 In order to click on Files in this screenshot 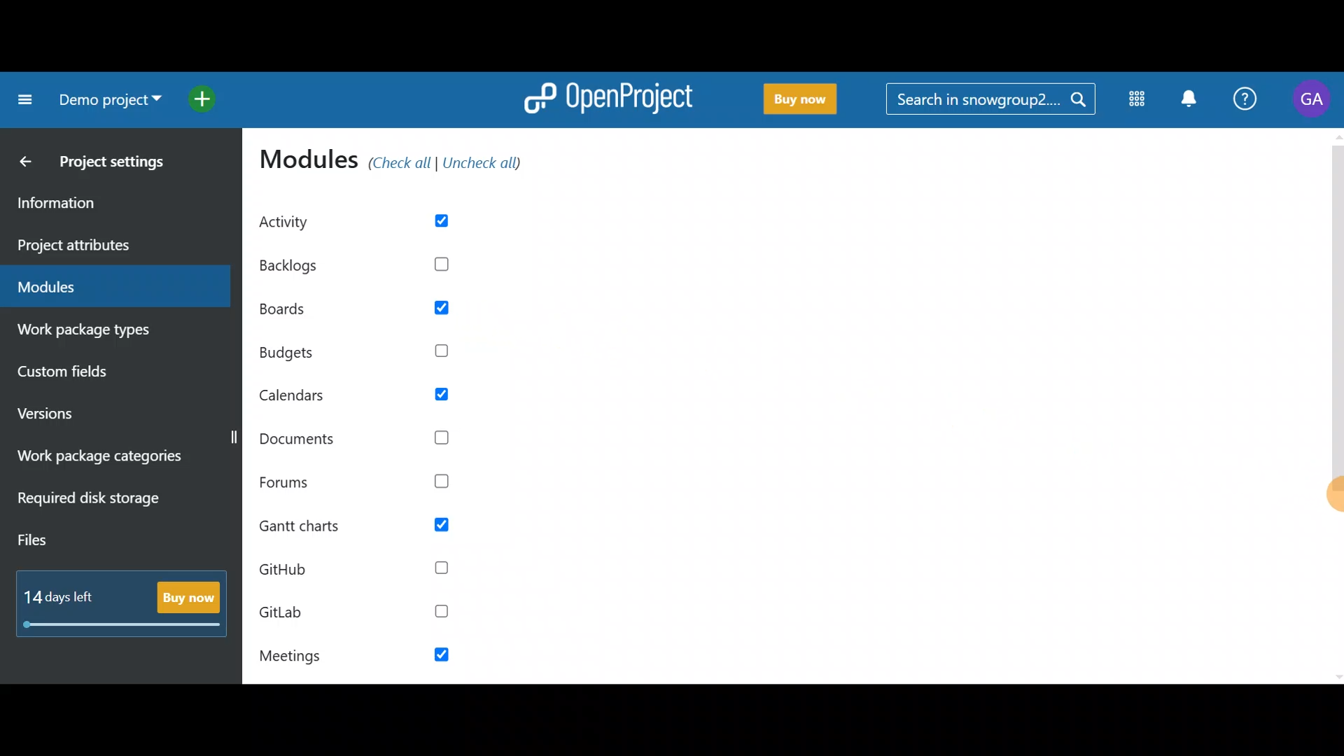, I will do `click(73, 542)`.